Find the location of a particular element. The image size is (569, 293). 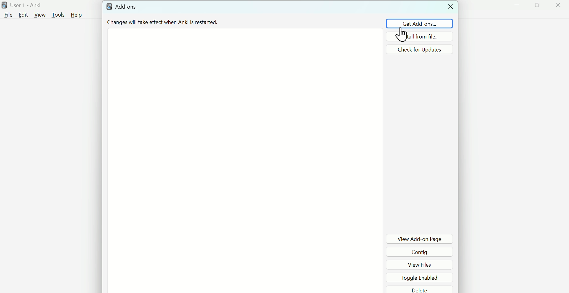

View Add-on Page is located at coordinates (420, 239).